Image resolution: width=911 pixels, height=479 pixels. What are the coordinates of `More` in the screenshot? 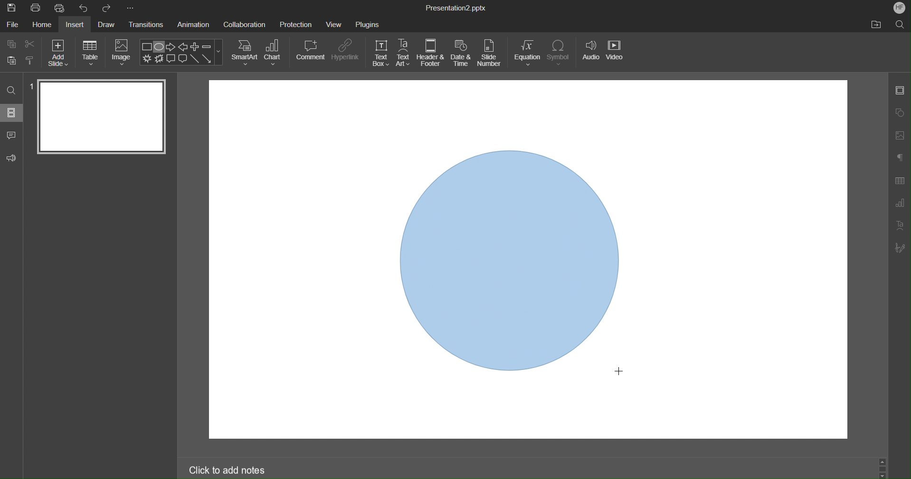 It's located at (130, 8).